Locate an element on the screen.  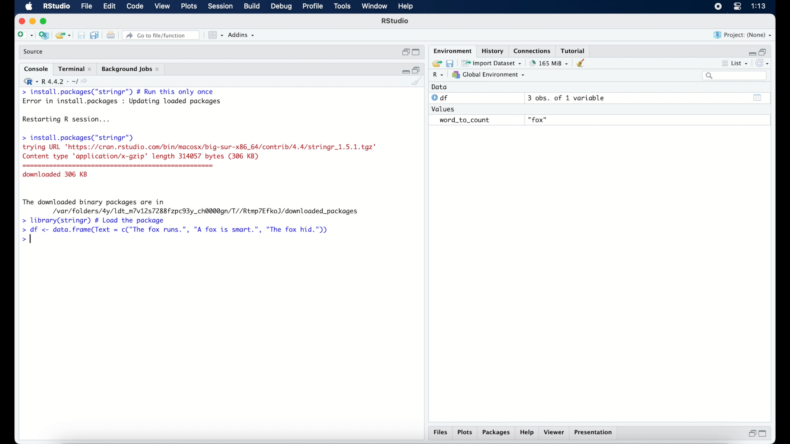
window is located at coordinates (374, 7).